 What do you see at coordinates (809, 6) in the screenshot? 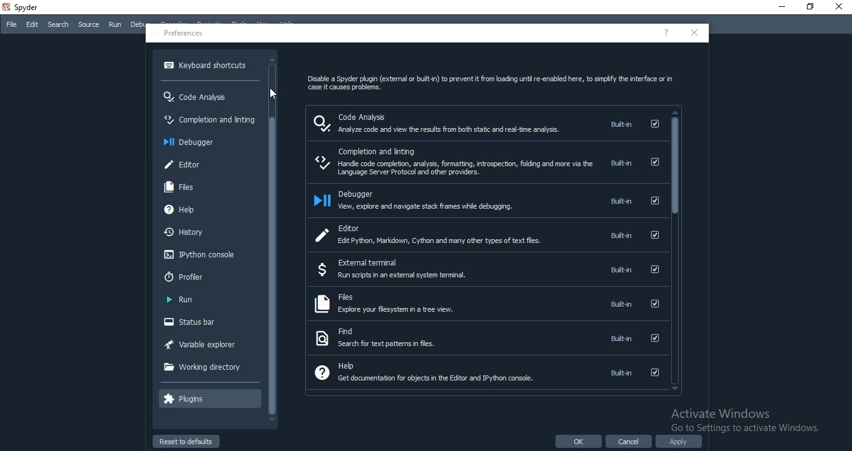
I see `Restore` at bounding box center [809, 6].